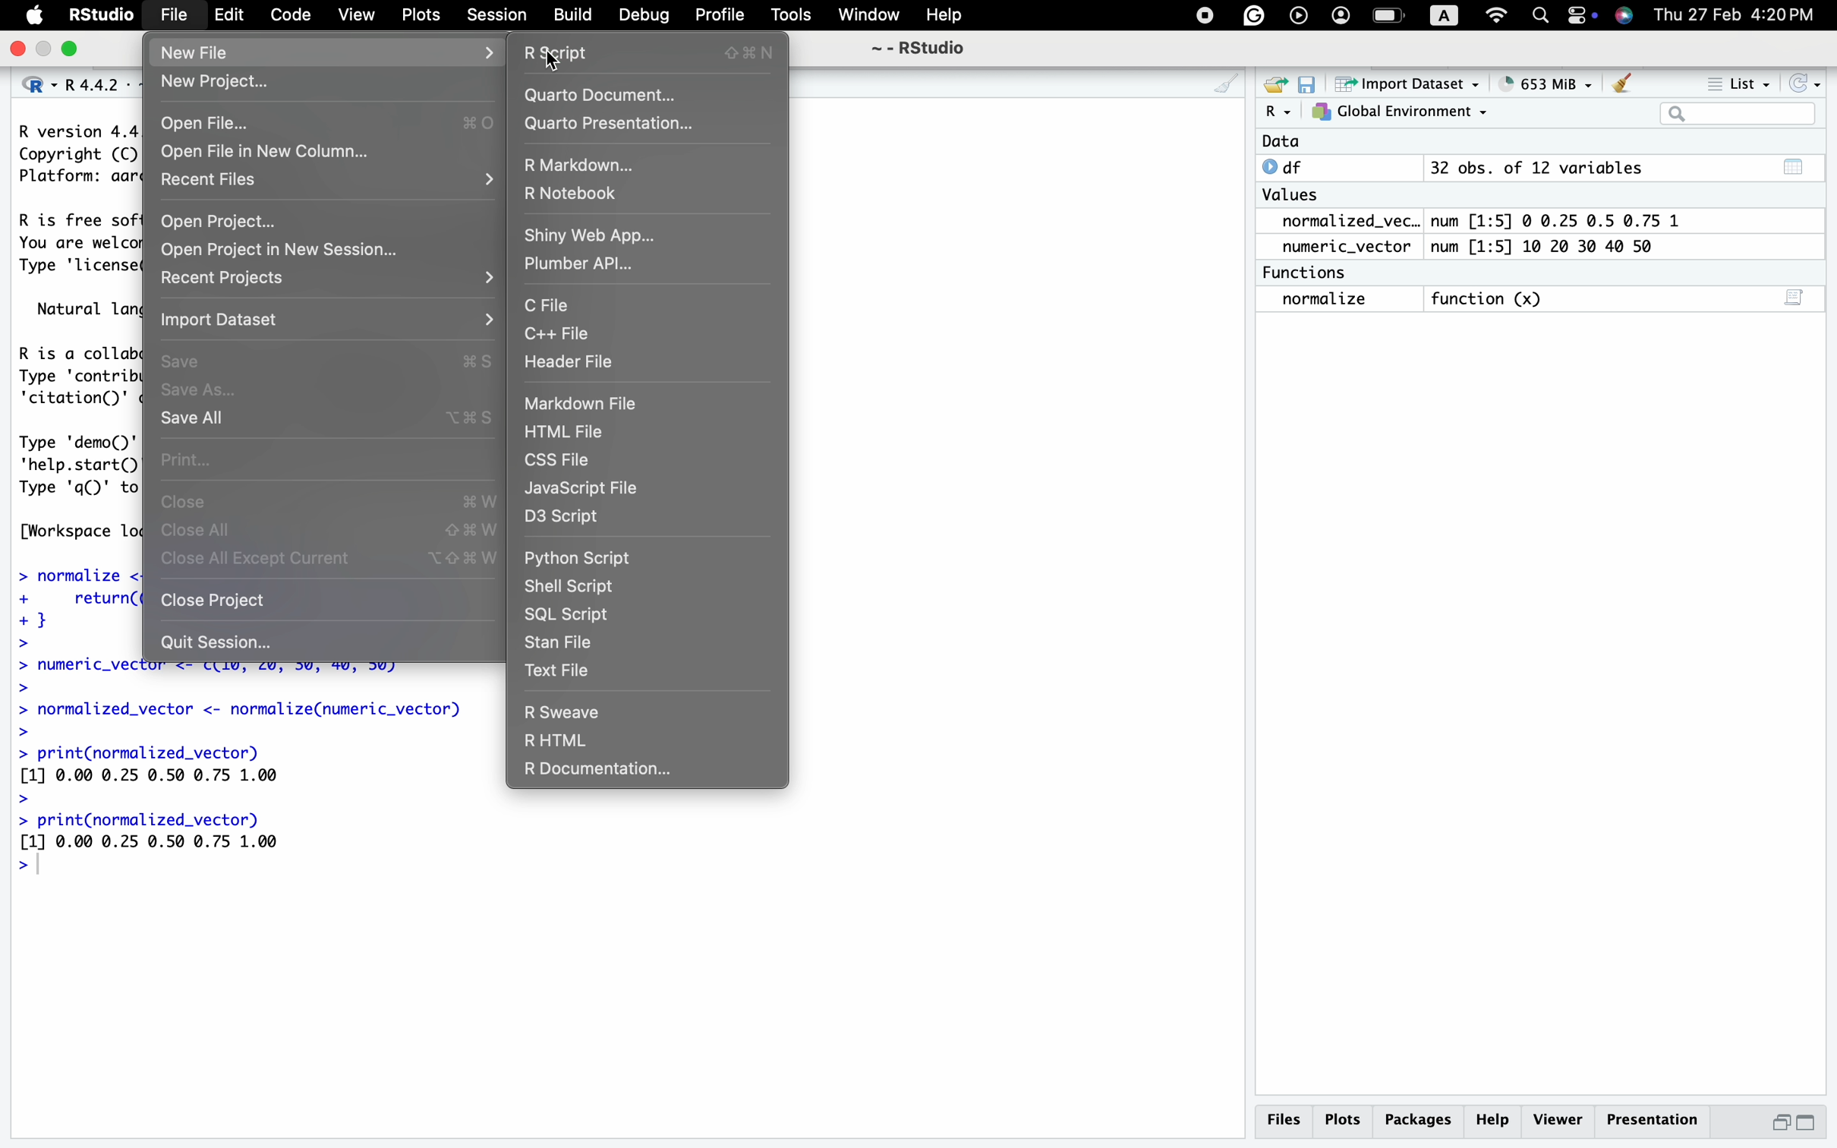 The width and height of the screenshot is (1837, 1148). Describe the element at coordinates (228, 279) in the screenshot. I see `Recent Projects` at that location.